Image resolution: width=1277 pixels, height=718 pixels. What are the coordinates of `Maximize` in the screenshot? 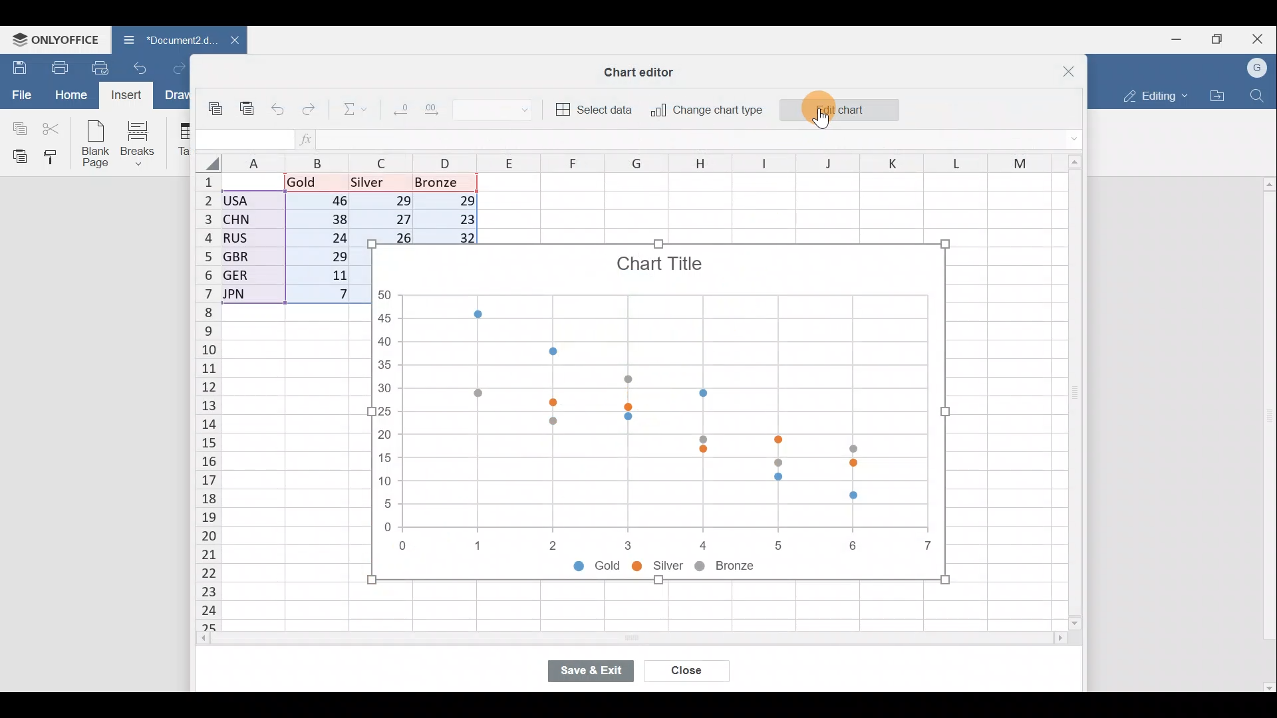 It's located at (1214, 39).